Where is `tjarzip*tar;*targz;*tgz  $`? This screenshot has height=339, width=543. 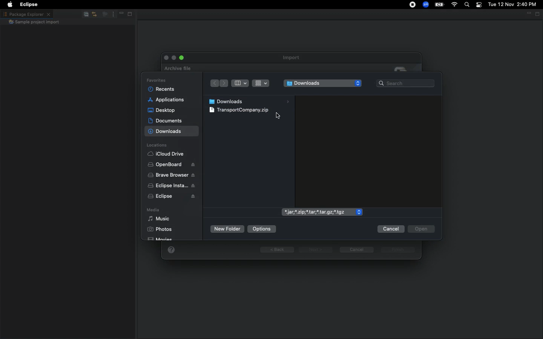 tjarzip*tar;*targz;*tgz  $ is located at coordinates (320, 211).